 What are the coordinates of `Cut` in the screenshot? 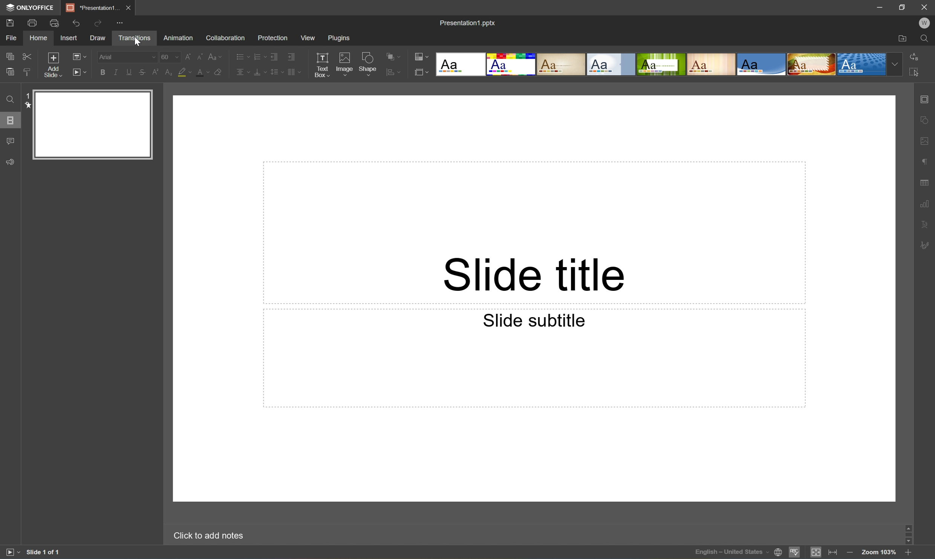 It's located at (26, 55).